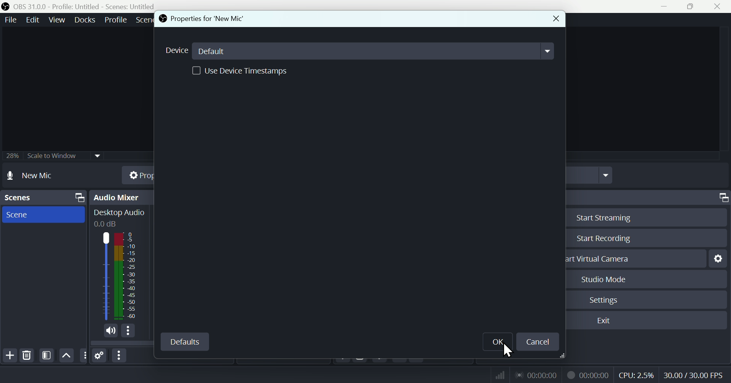  What do you see at coordinates (589, 375) in the screenshot?
I see `Recording Status` at bounding box center [589, 375].